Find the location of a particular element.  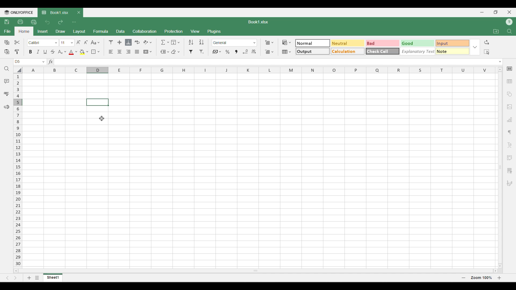

View menu is located at coordinates (196, 31).